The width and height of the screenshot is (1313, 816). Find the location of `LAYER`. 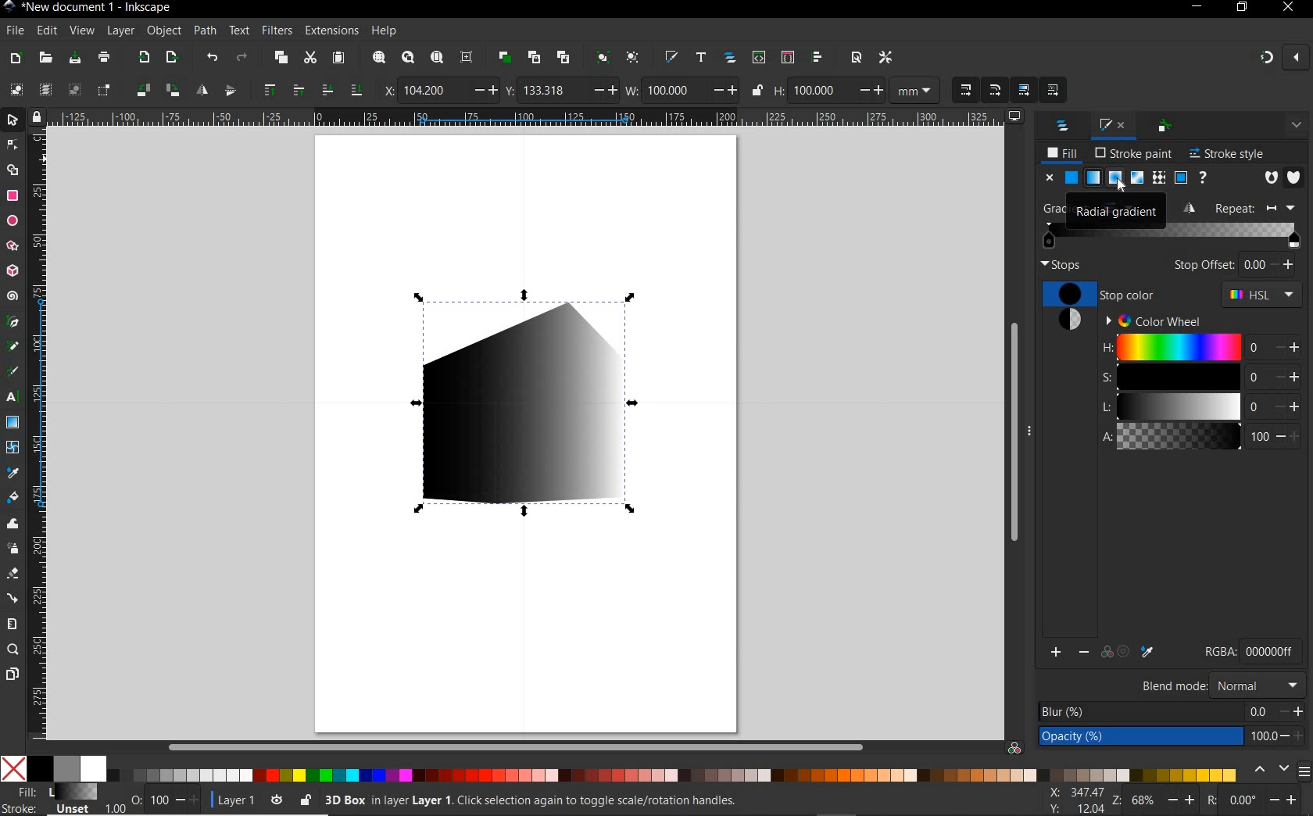

LAYER is located at coordinates (121, 30).